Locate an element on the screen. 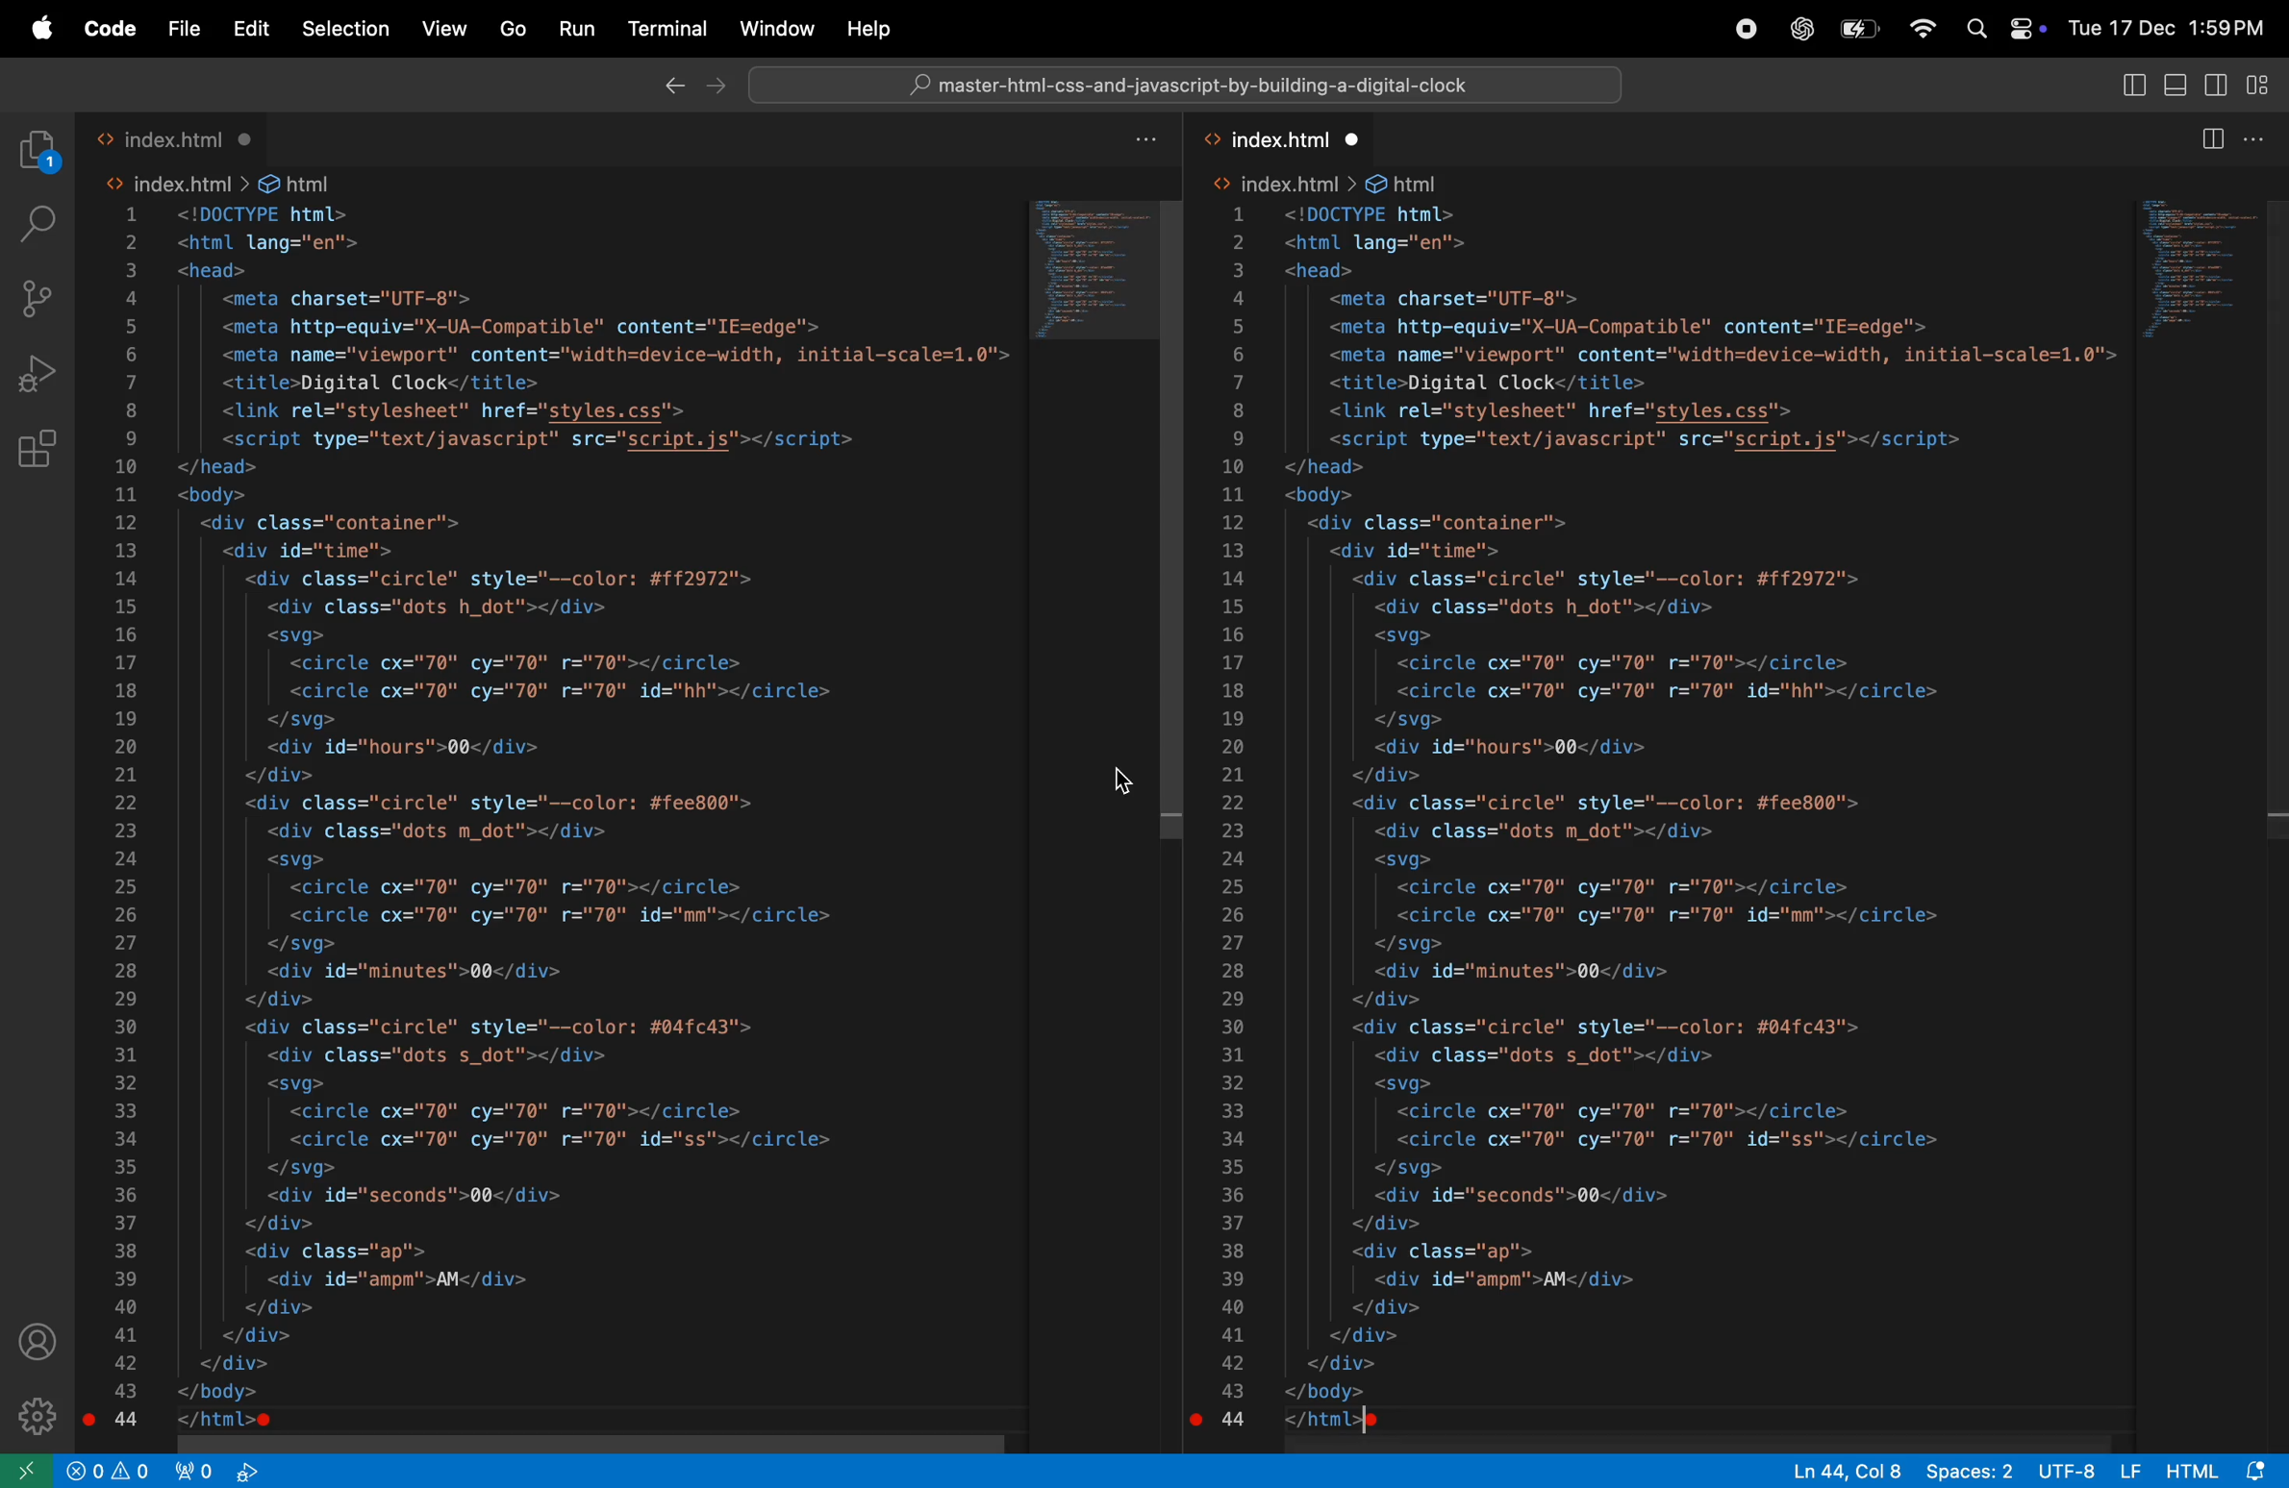  Vertical scroll bar is located at coordinates (2275, 511).